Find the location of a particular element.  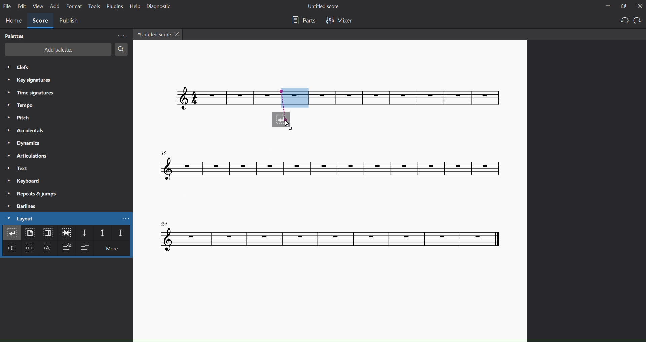

minimize is located at coordinates (604, 6).